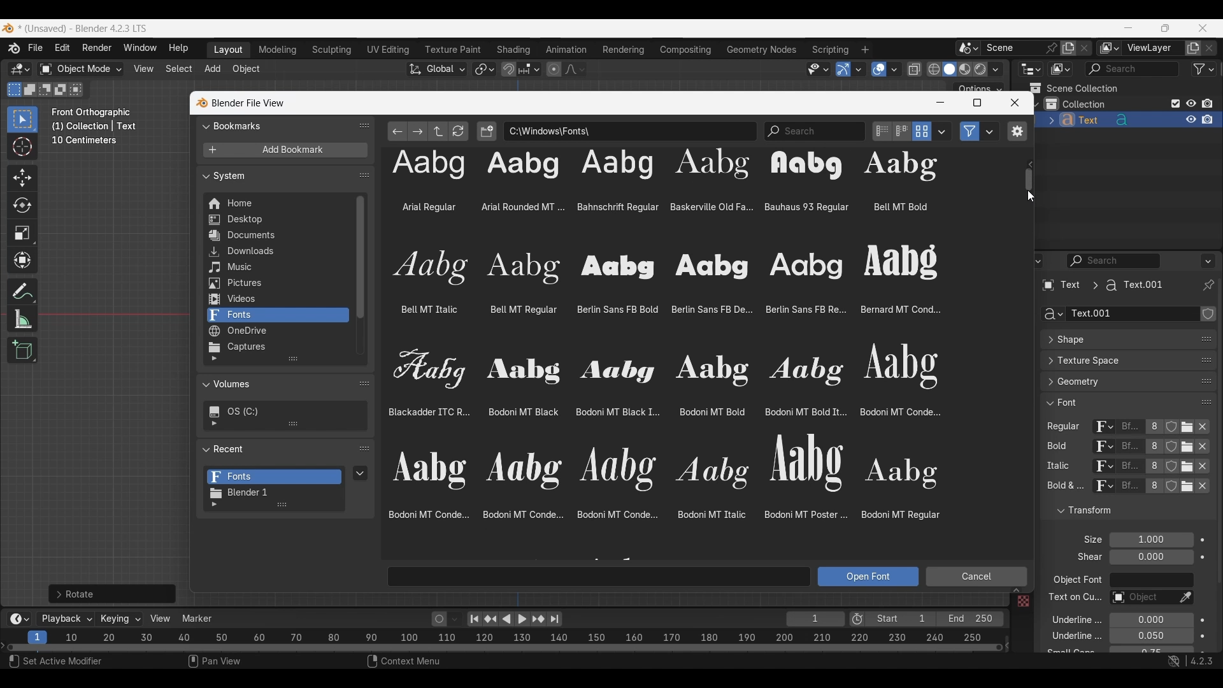 The width and height of the screenshot is (1223, 688). I want to click on change position, so click(1207, 359).